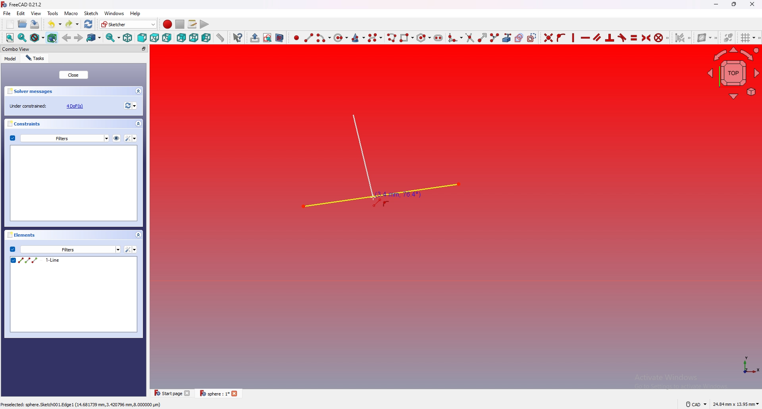  What do you see at coordinates (180, 24) in the screenshot?
I see `Stop macro recording` at bounding box center [180, 24].